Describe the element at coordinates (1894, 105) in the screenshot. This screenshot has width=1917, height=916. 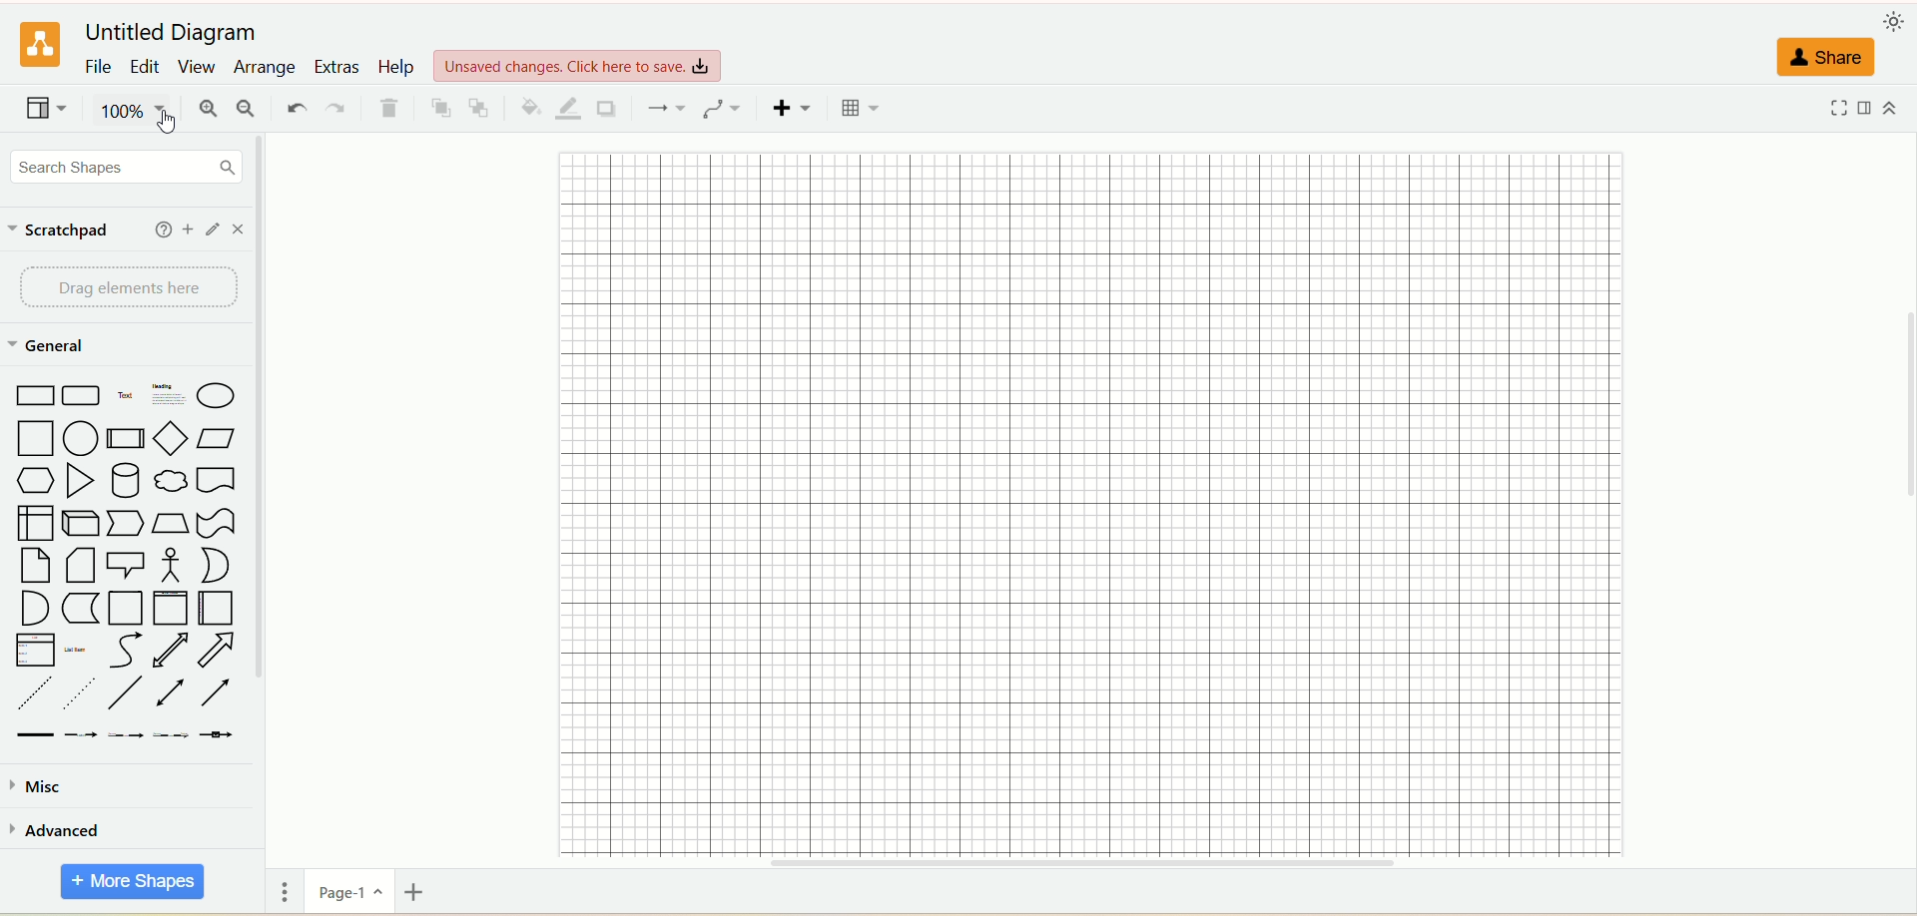
I see `expand/collapse` at that location.